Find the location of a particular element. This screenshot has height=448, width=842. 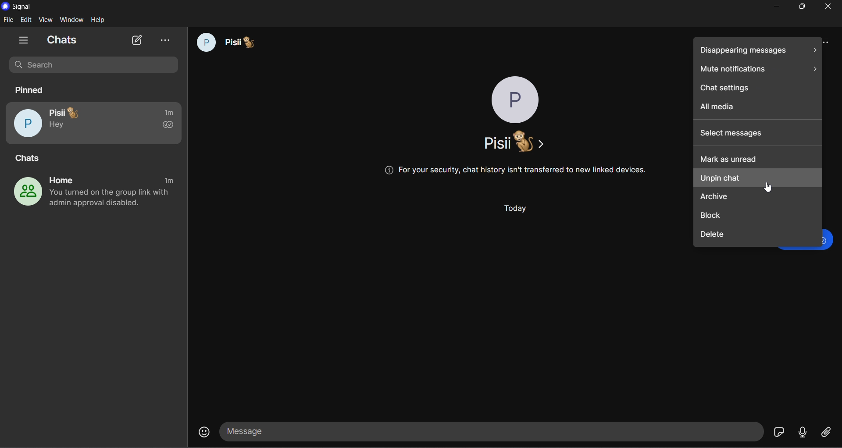

title is located at coordinates (24, 7).